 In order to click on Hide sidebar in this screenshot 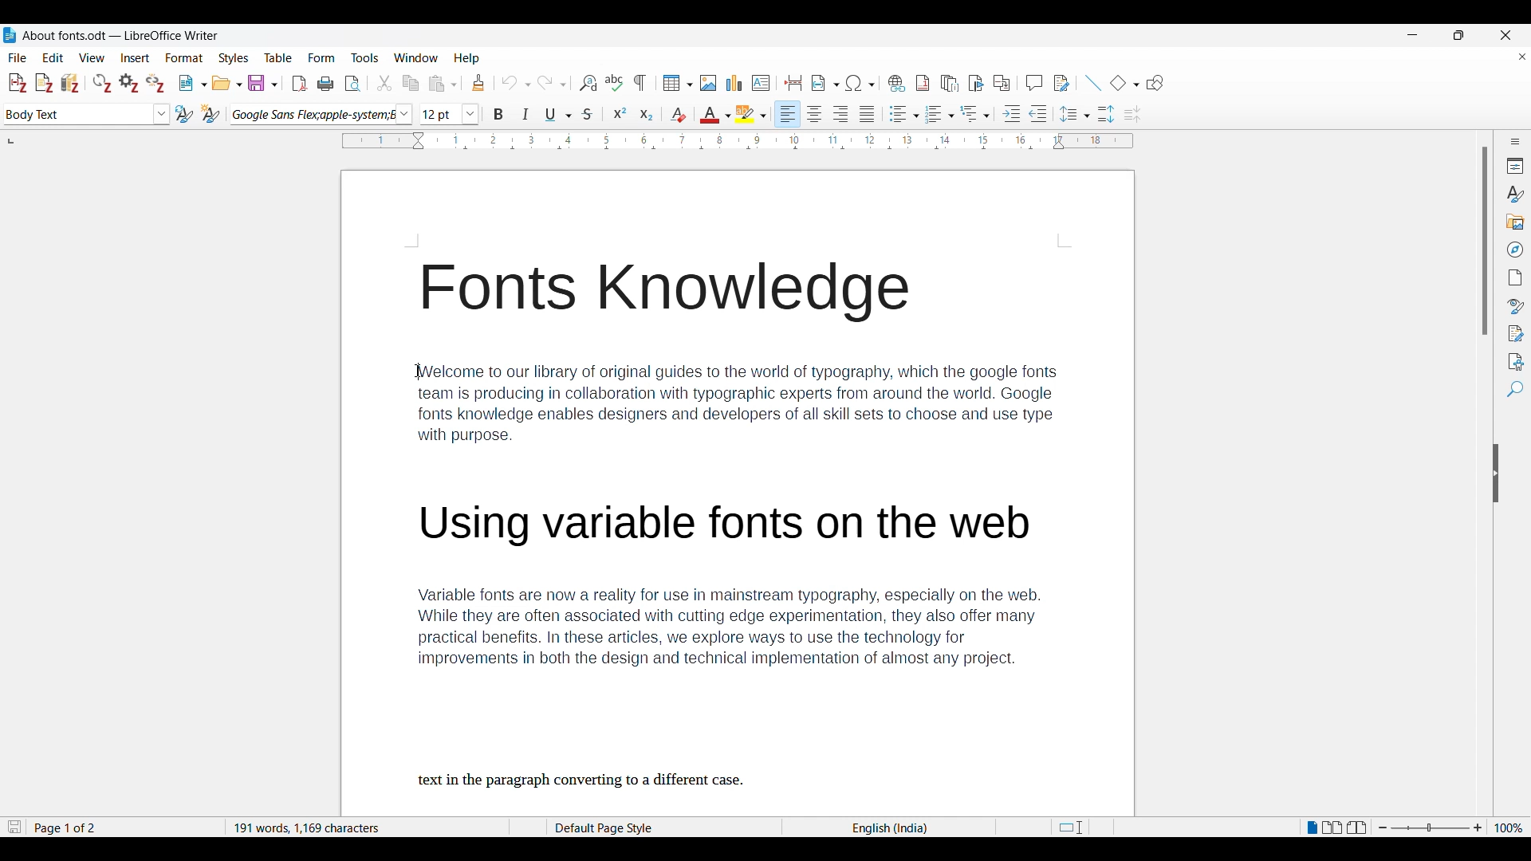, I will do `click(1496, 474)`.